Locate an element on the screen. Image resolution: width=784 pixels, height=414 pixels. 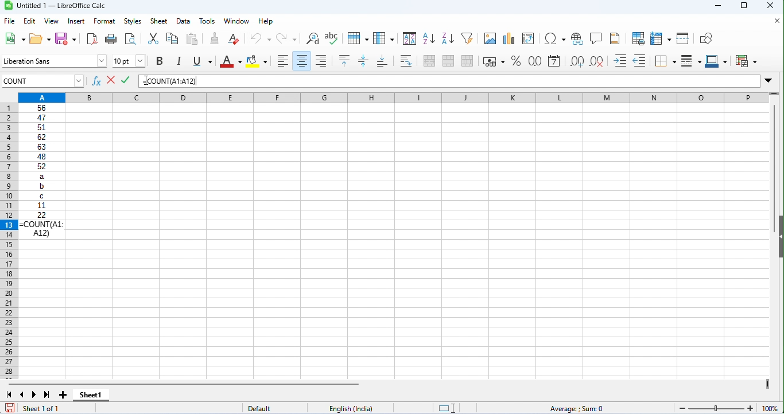
63 is located at coordinates (41, 147).